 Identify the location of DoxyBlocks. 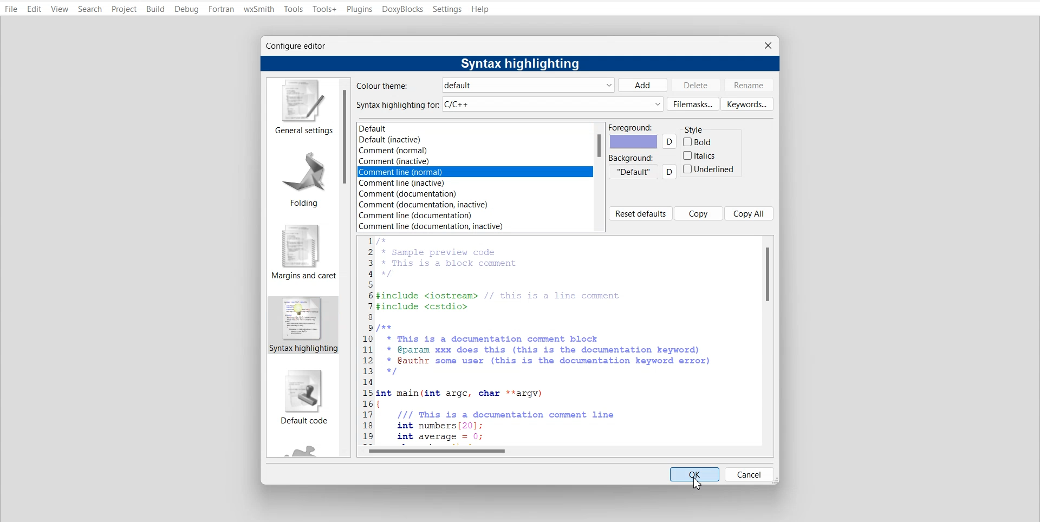
(403, 9).